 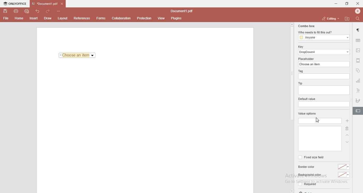 What do you see at coordinates (19, 19) in the screenshot?
I see `Home` at bounding box center [19, 19].